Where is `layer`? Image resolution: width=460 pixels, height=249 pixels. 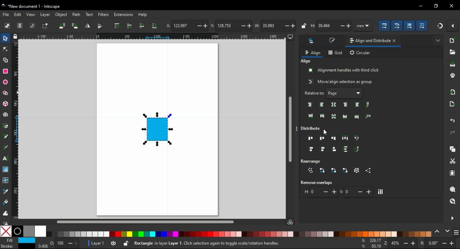
layer is located at coordinates (95, 243).